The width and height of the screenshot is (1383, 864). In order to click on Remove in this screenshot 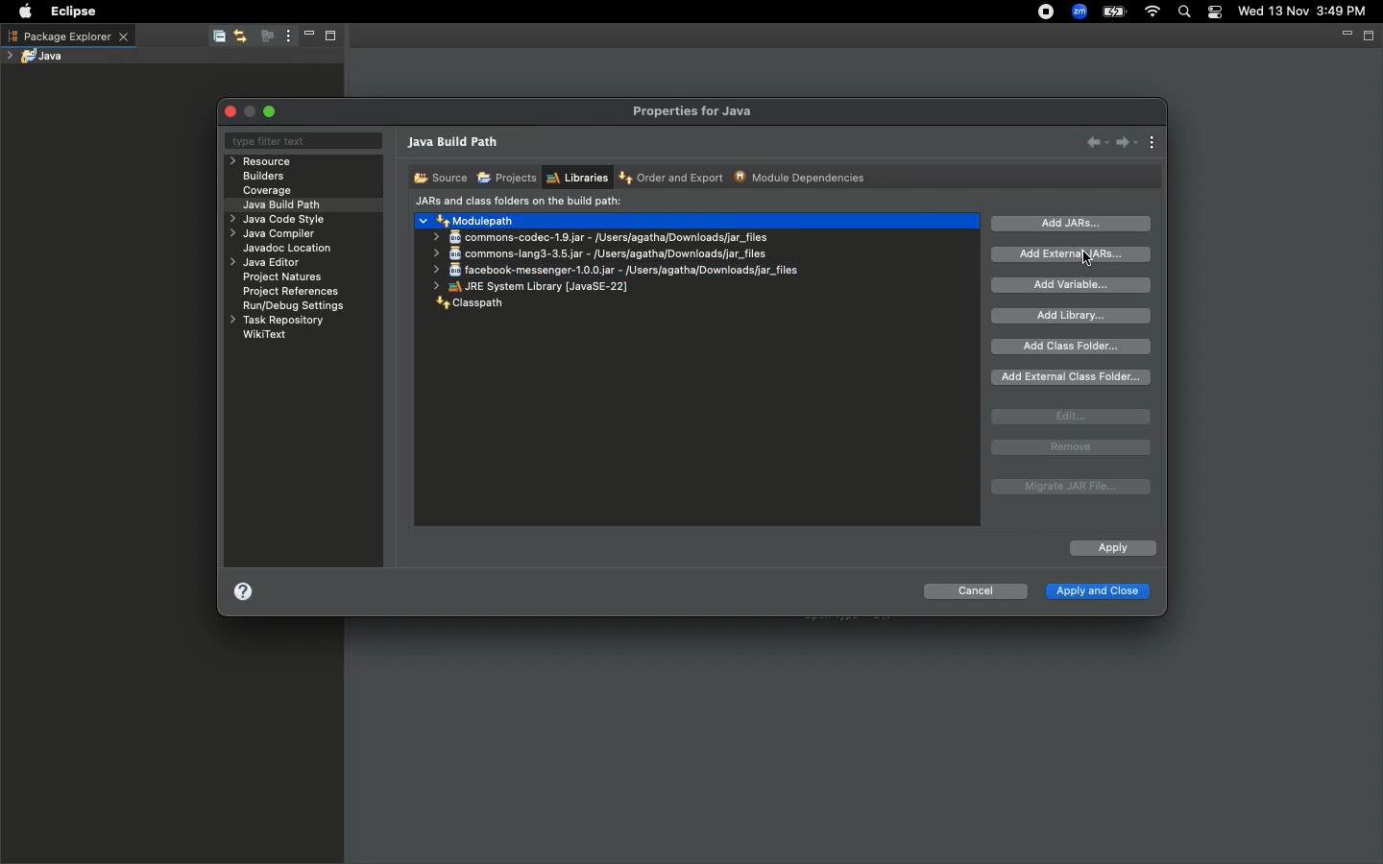, I will do `click(1071, 447)`.